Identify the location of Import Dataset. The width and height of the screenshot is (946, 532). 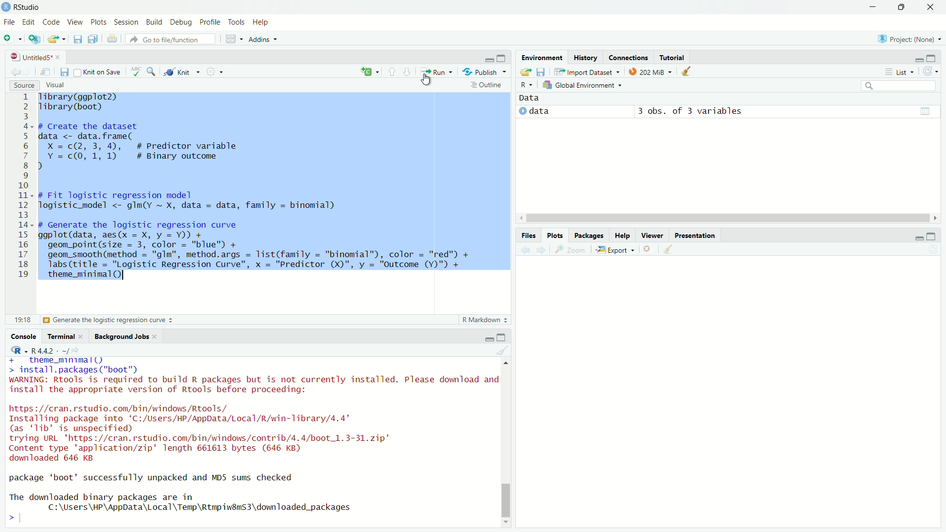
(587, 71).